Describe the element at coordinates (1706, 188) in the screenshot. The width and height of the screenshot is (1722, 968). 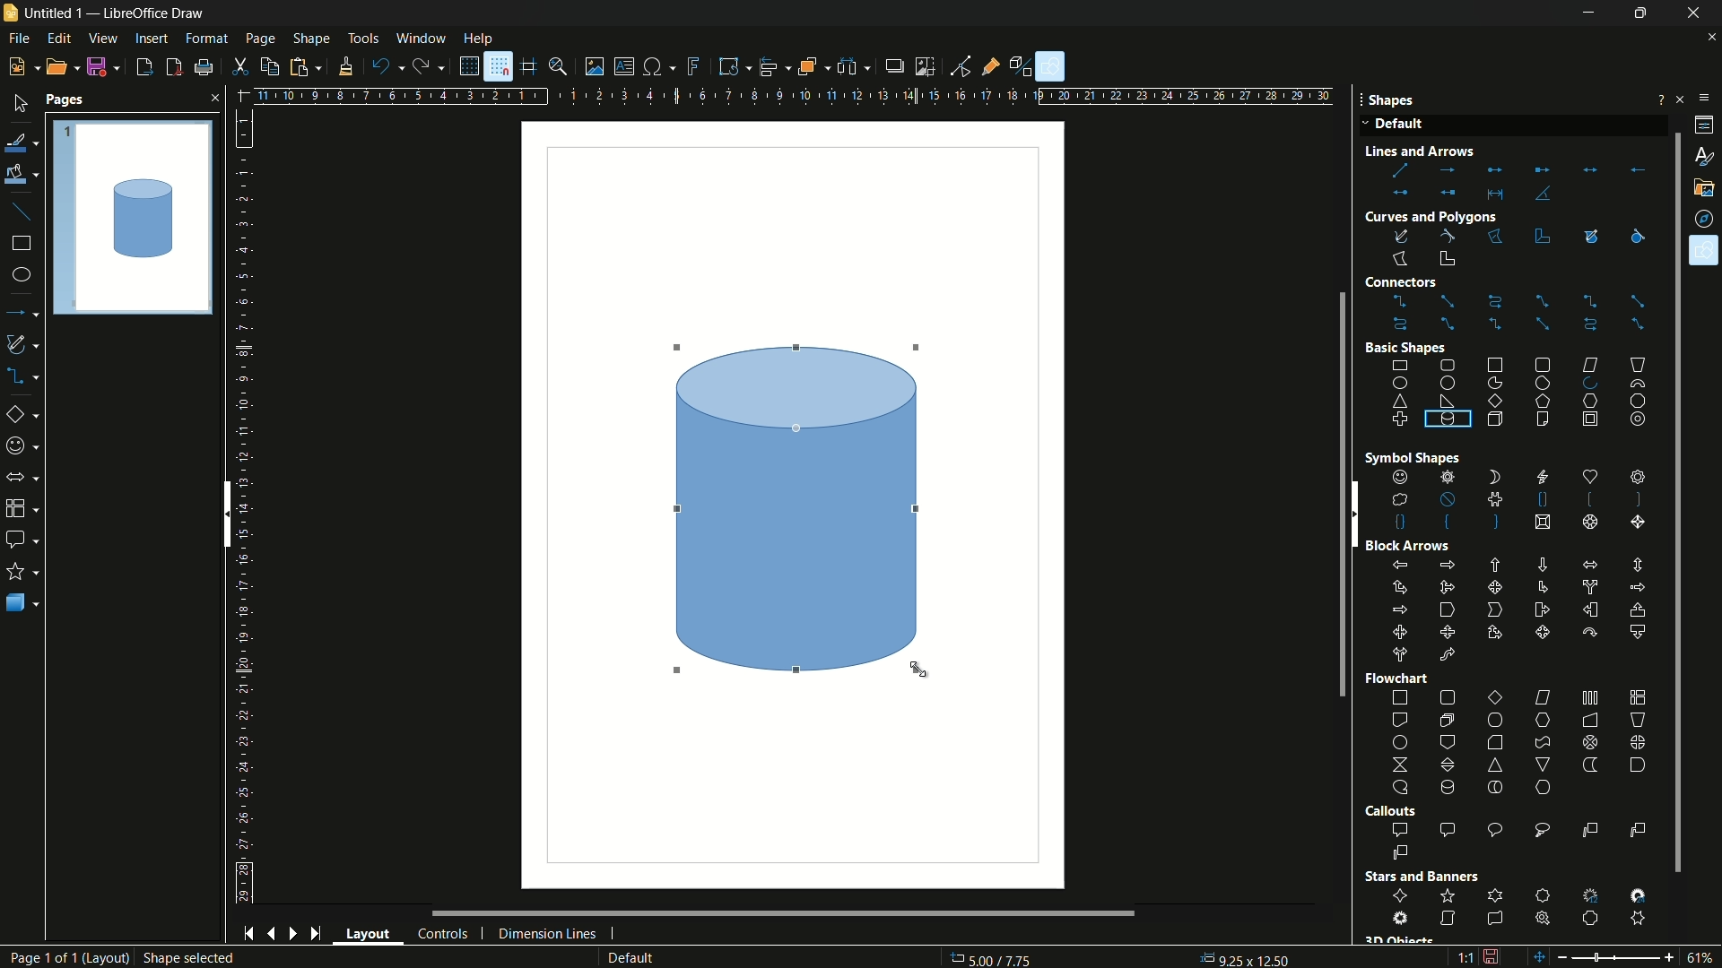
I see `gallery` at that location.